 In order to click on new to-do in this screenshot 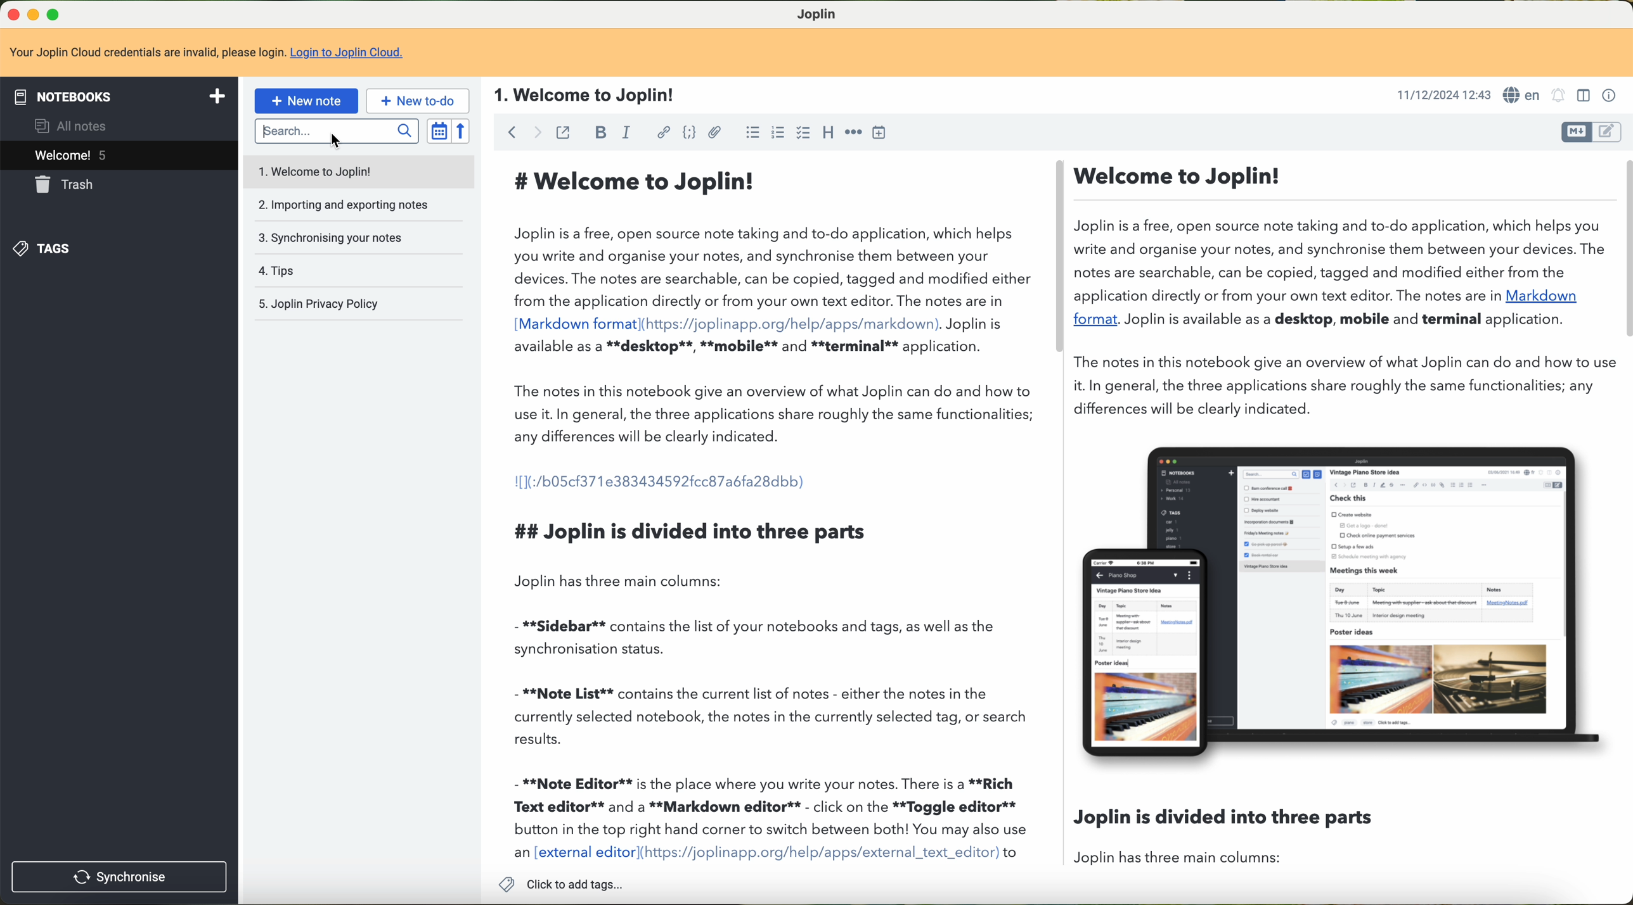, I will do `click(417, 101)`.